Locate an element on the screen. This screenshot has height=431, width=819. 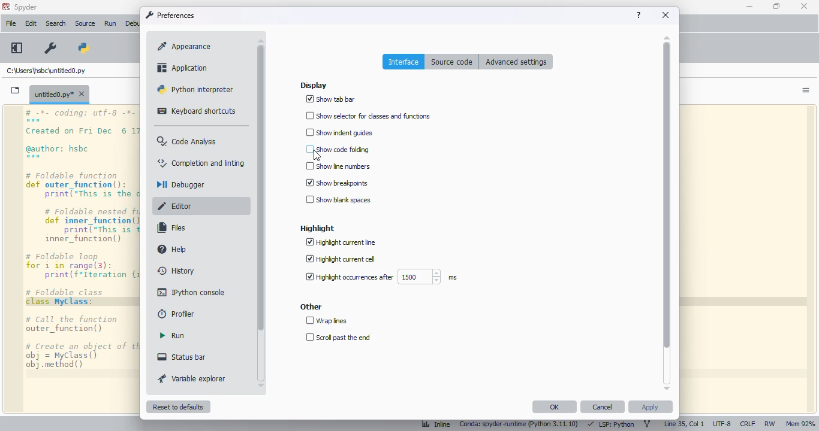
git branch is located at coordinates (647, 424).